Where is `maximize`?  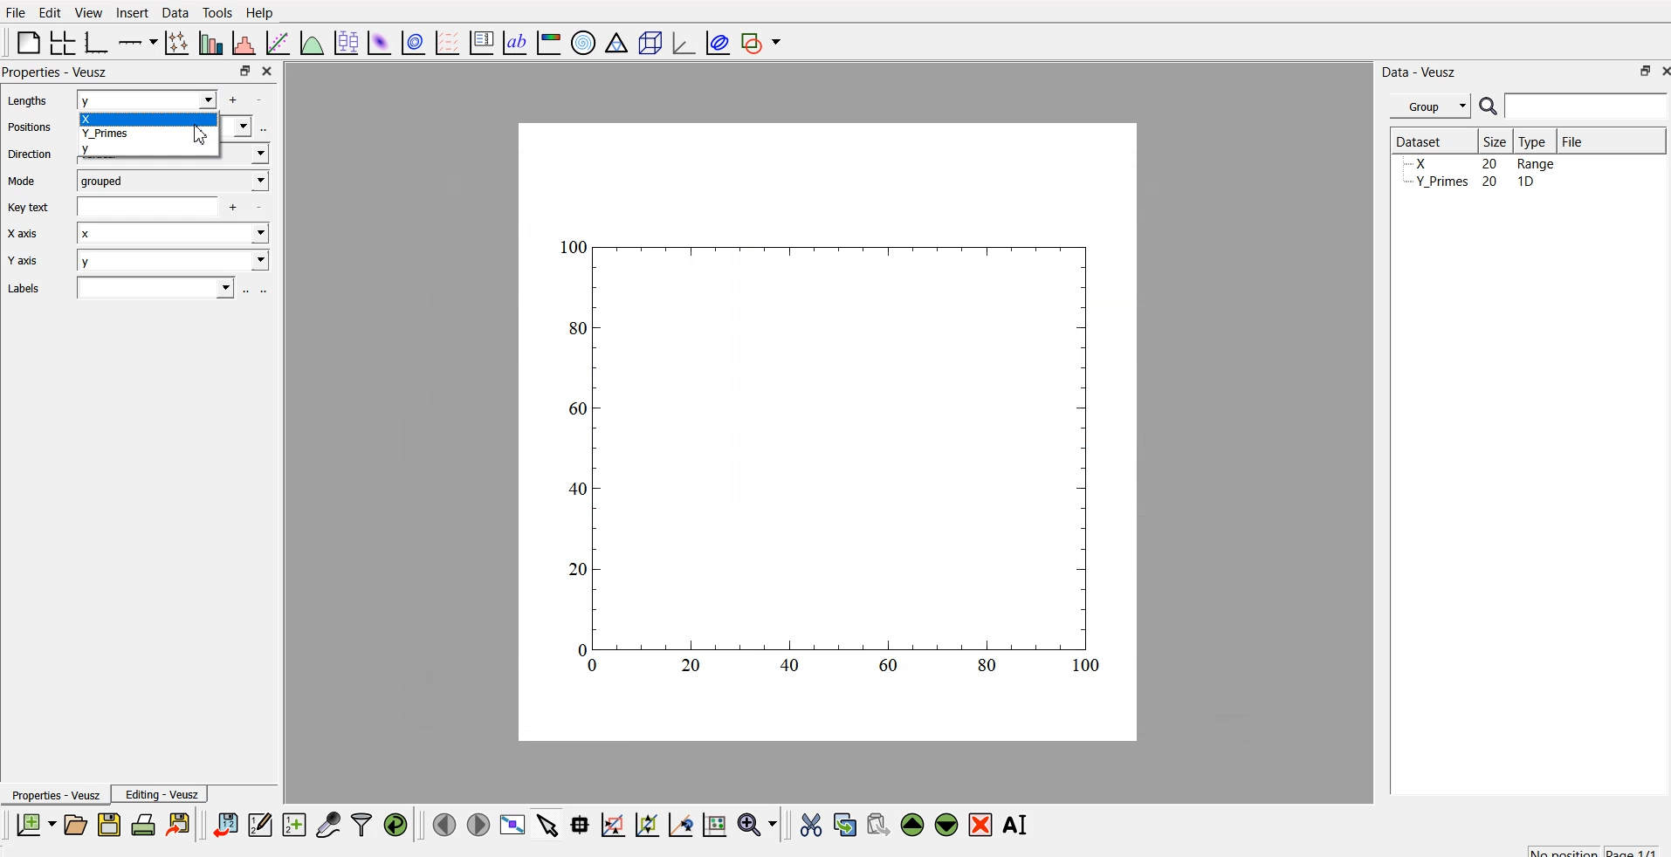 maximize is located at coordinates (1638, 71).